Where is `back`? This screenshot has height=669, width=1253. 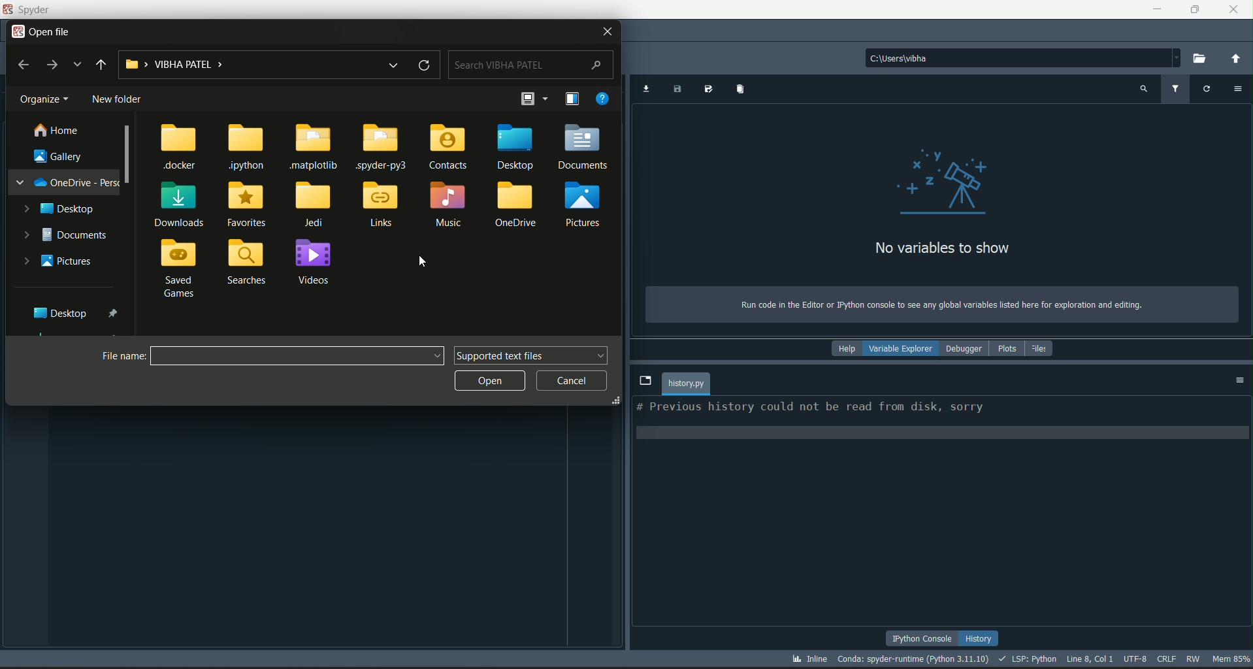 back is located at coordinates (25, 65).